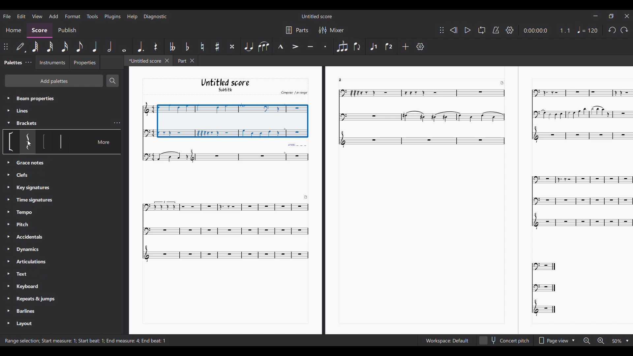  What do you see at coordinates (29, 310) in the screenshot?
I see `Barlines` at bounding box center [29, 310].